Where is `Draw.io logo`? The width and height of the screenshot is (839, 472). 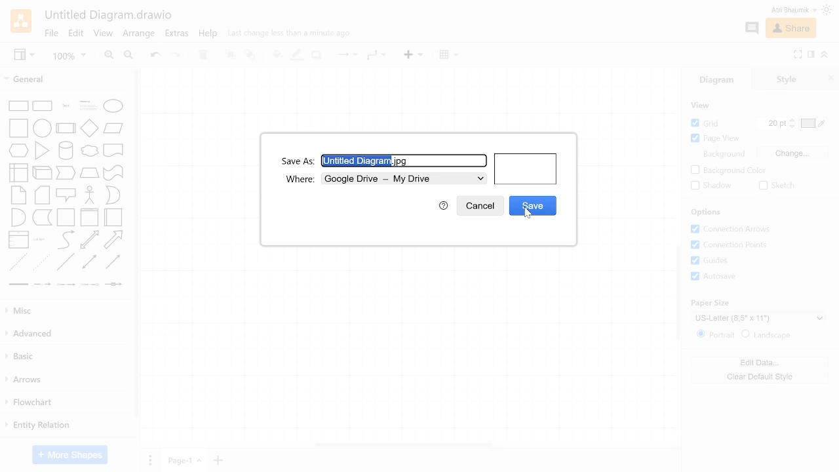
Draw.io logo is located at coordinates (22, 20).